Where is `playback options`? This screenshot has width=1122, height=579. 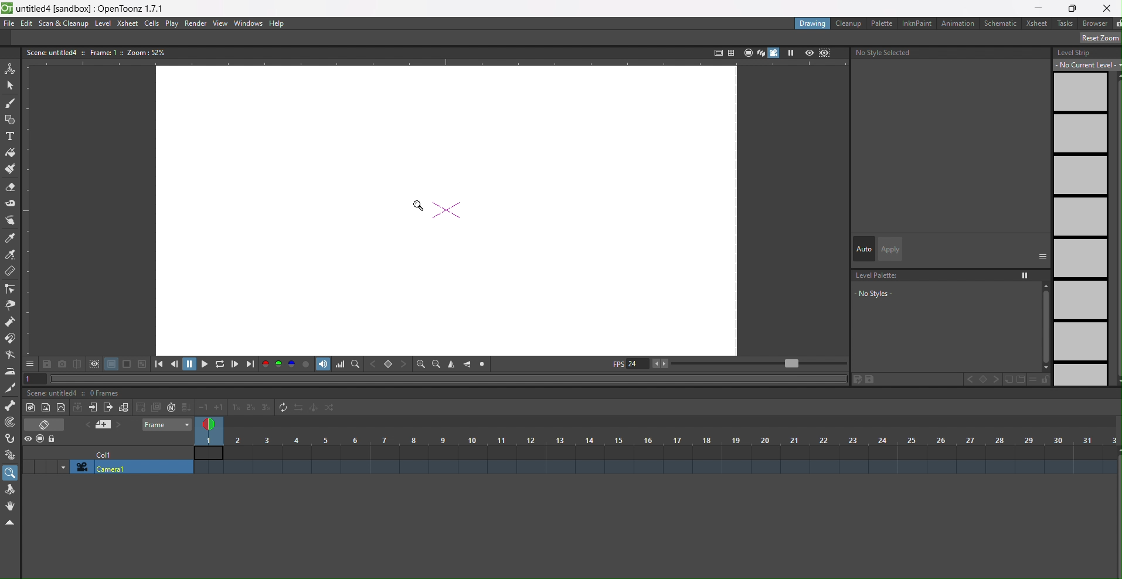 playback options is located at coordinates (205, 364).